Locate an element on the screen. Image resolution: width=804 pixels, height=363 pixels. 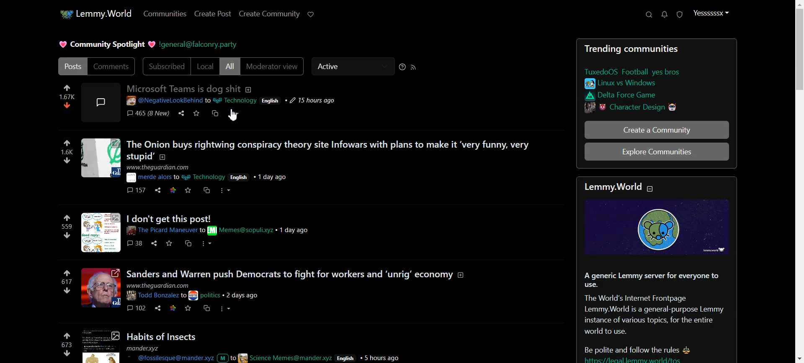
numbers is located at coordinates (67, 281).